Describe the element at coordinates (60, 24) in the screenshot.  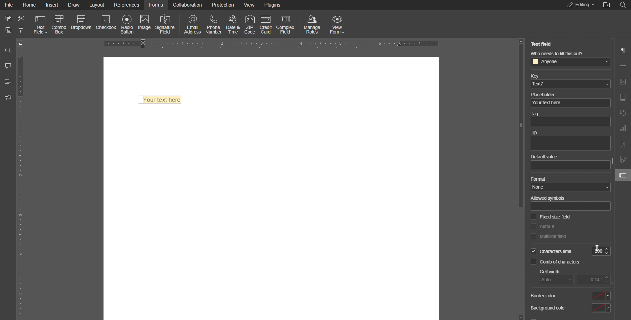
I see `Combo Box` at that location.